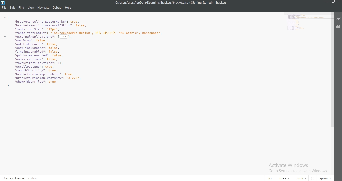 The height and width of the screenshot is (181, 342). What do you see at coordinates (325, 2) in the screenshot?
I see `Minimize` at bounding box center [325, 2].